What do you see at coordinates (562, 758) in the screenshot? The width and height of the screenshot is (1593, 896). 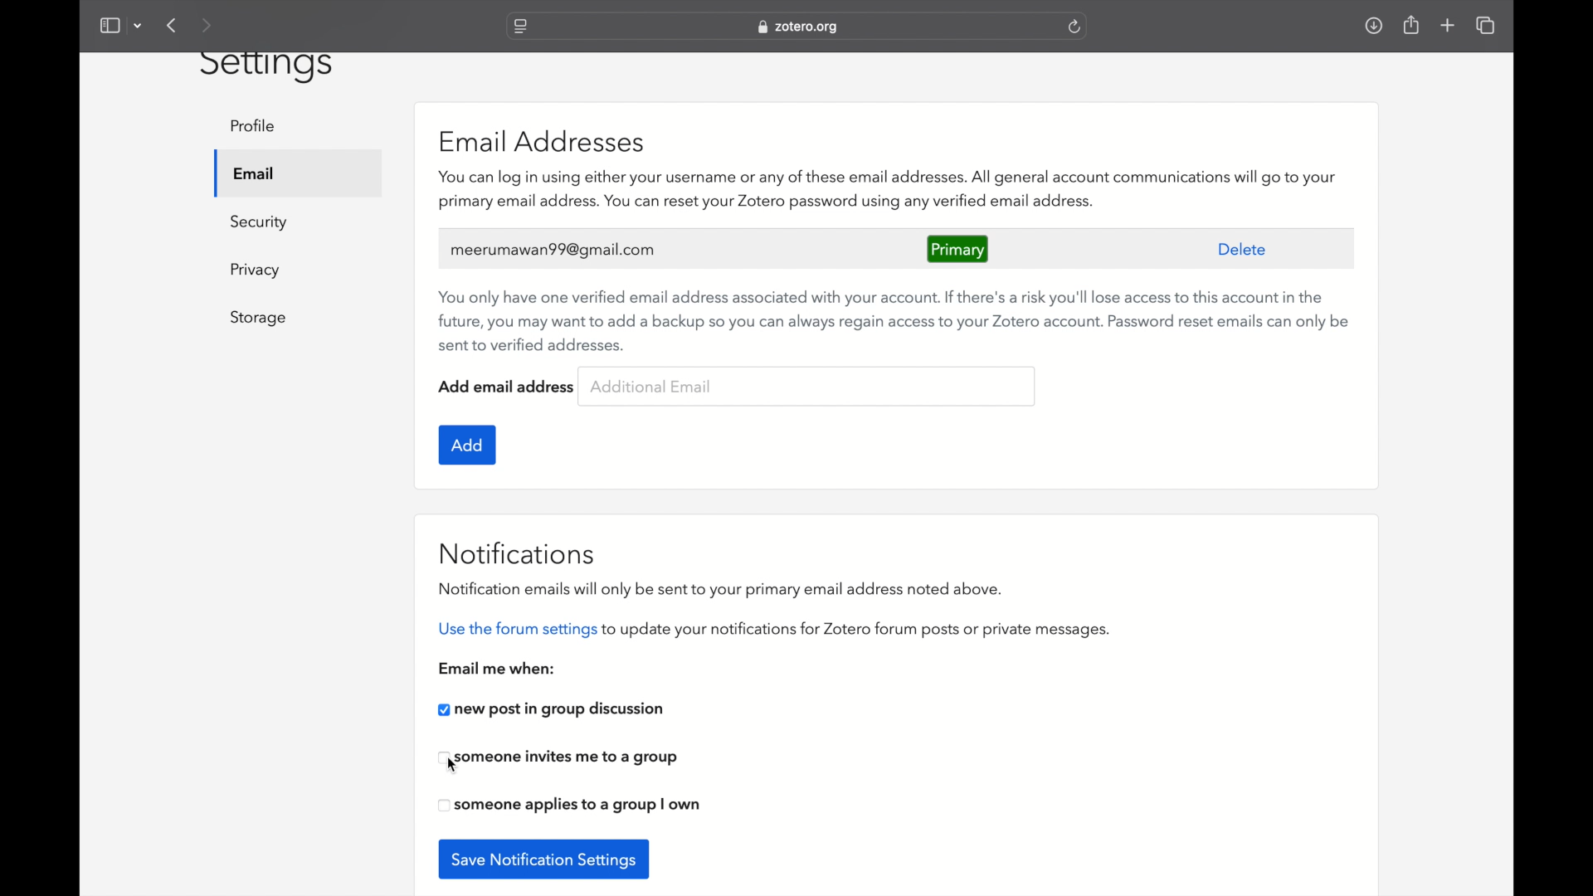 I see `checkbox` at bounding box center [562, 758].